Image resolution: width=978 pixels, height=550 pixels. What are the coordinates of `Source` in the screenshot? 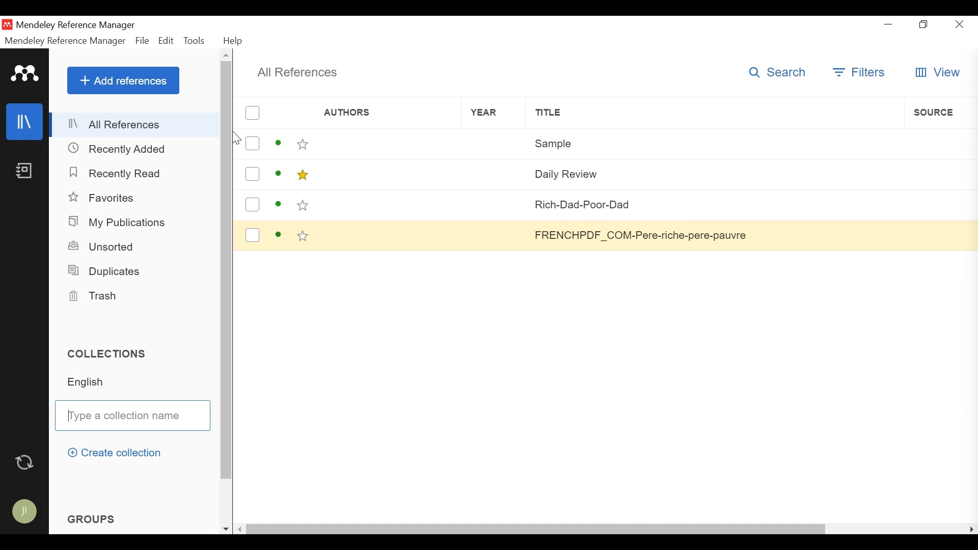 It's located at (938, 173).